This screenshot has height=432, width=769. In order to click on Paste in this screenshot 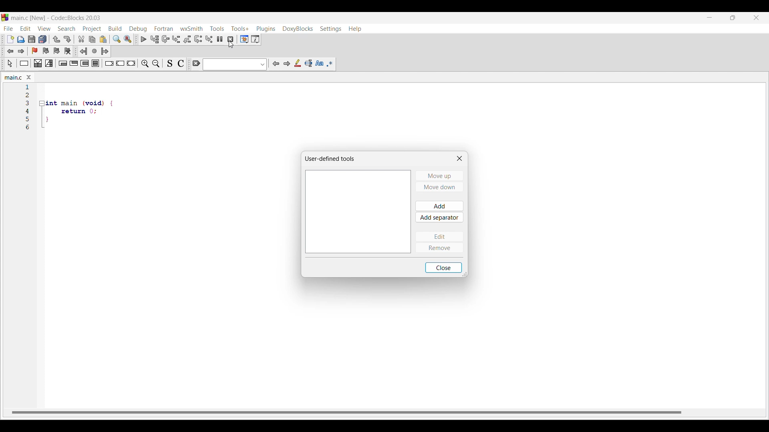, I will do `click(103, 39)`.